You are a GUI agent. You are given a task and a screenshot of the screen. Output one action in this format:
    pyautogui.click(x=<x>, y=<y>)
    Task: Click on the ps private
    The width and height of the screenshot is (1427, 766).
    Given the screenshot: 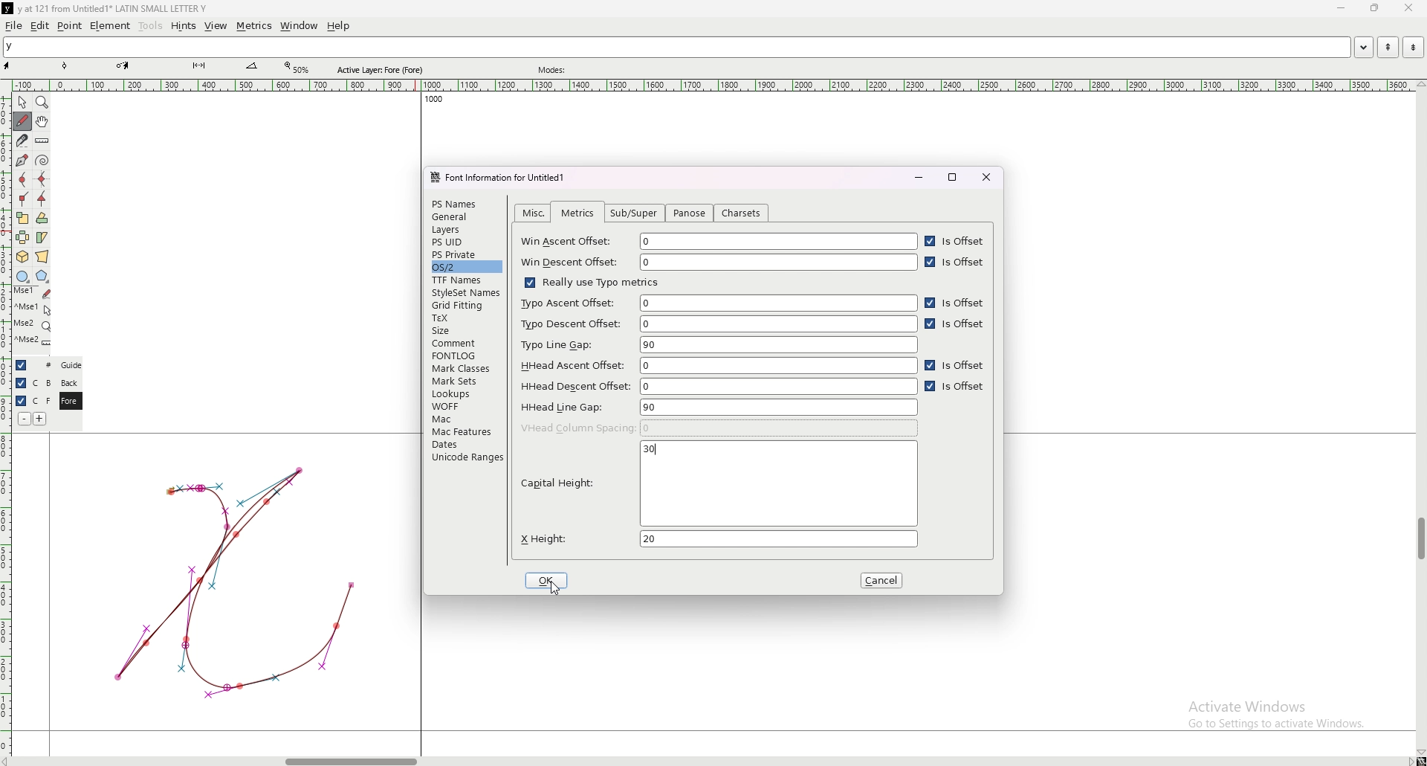 What is the action you would take?
    pyautogui.click(x=467, y=254)
    